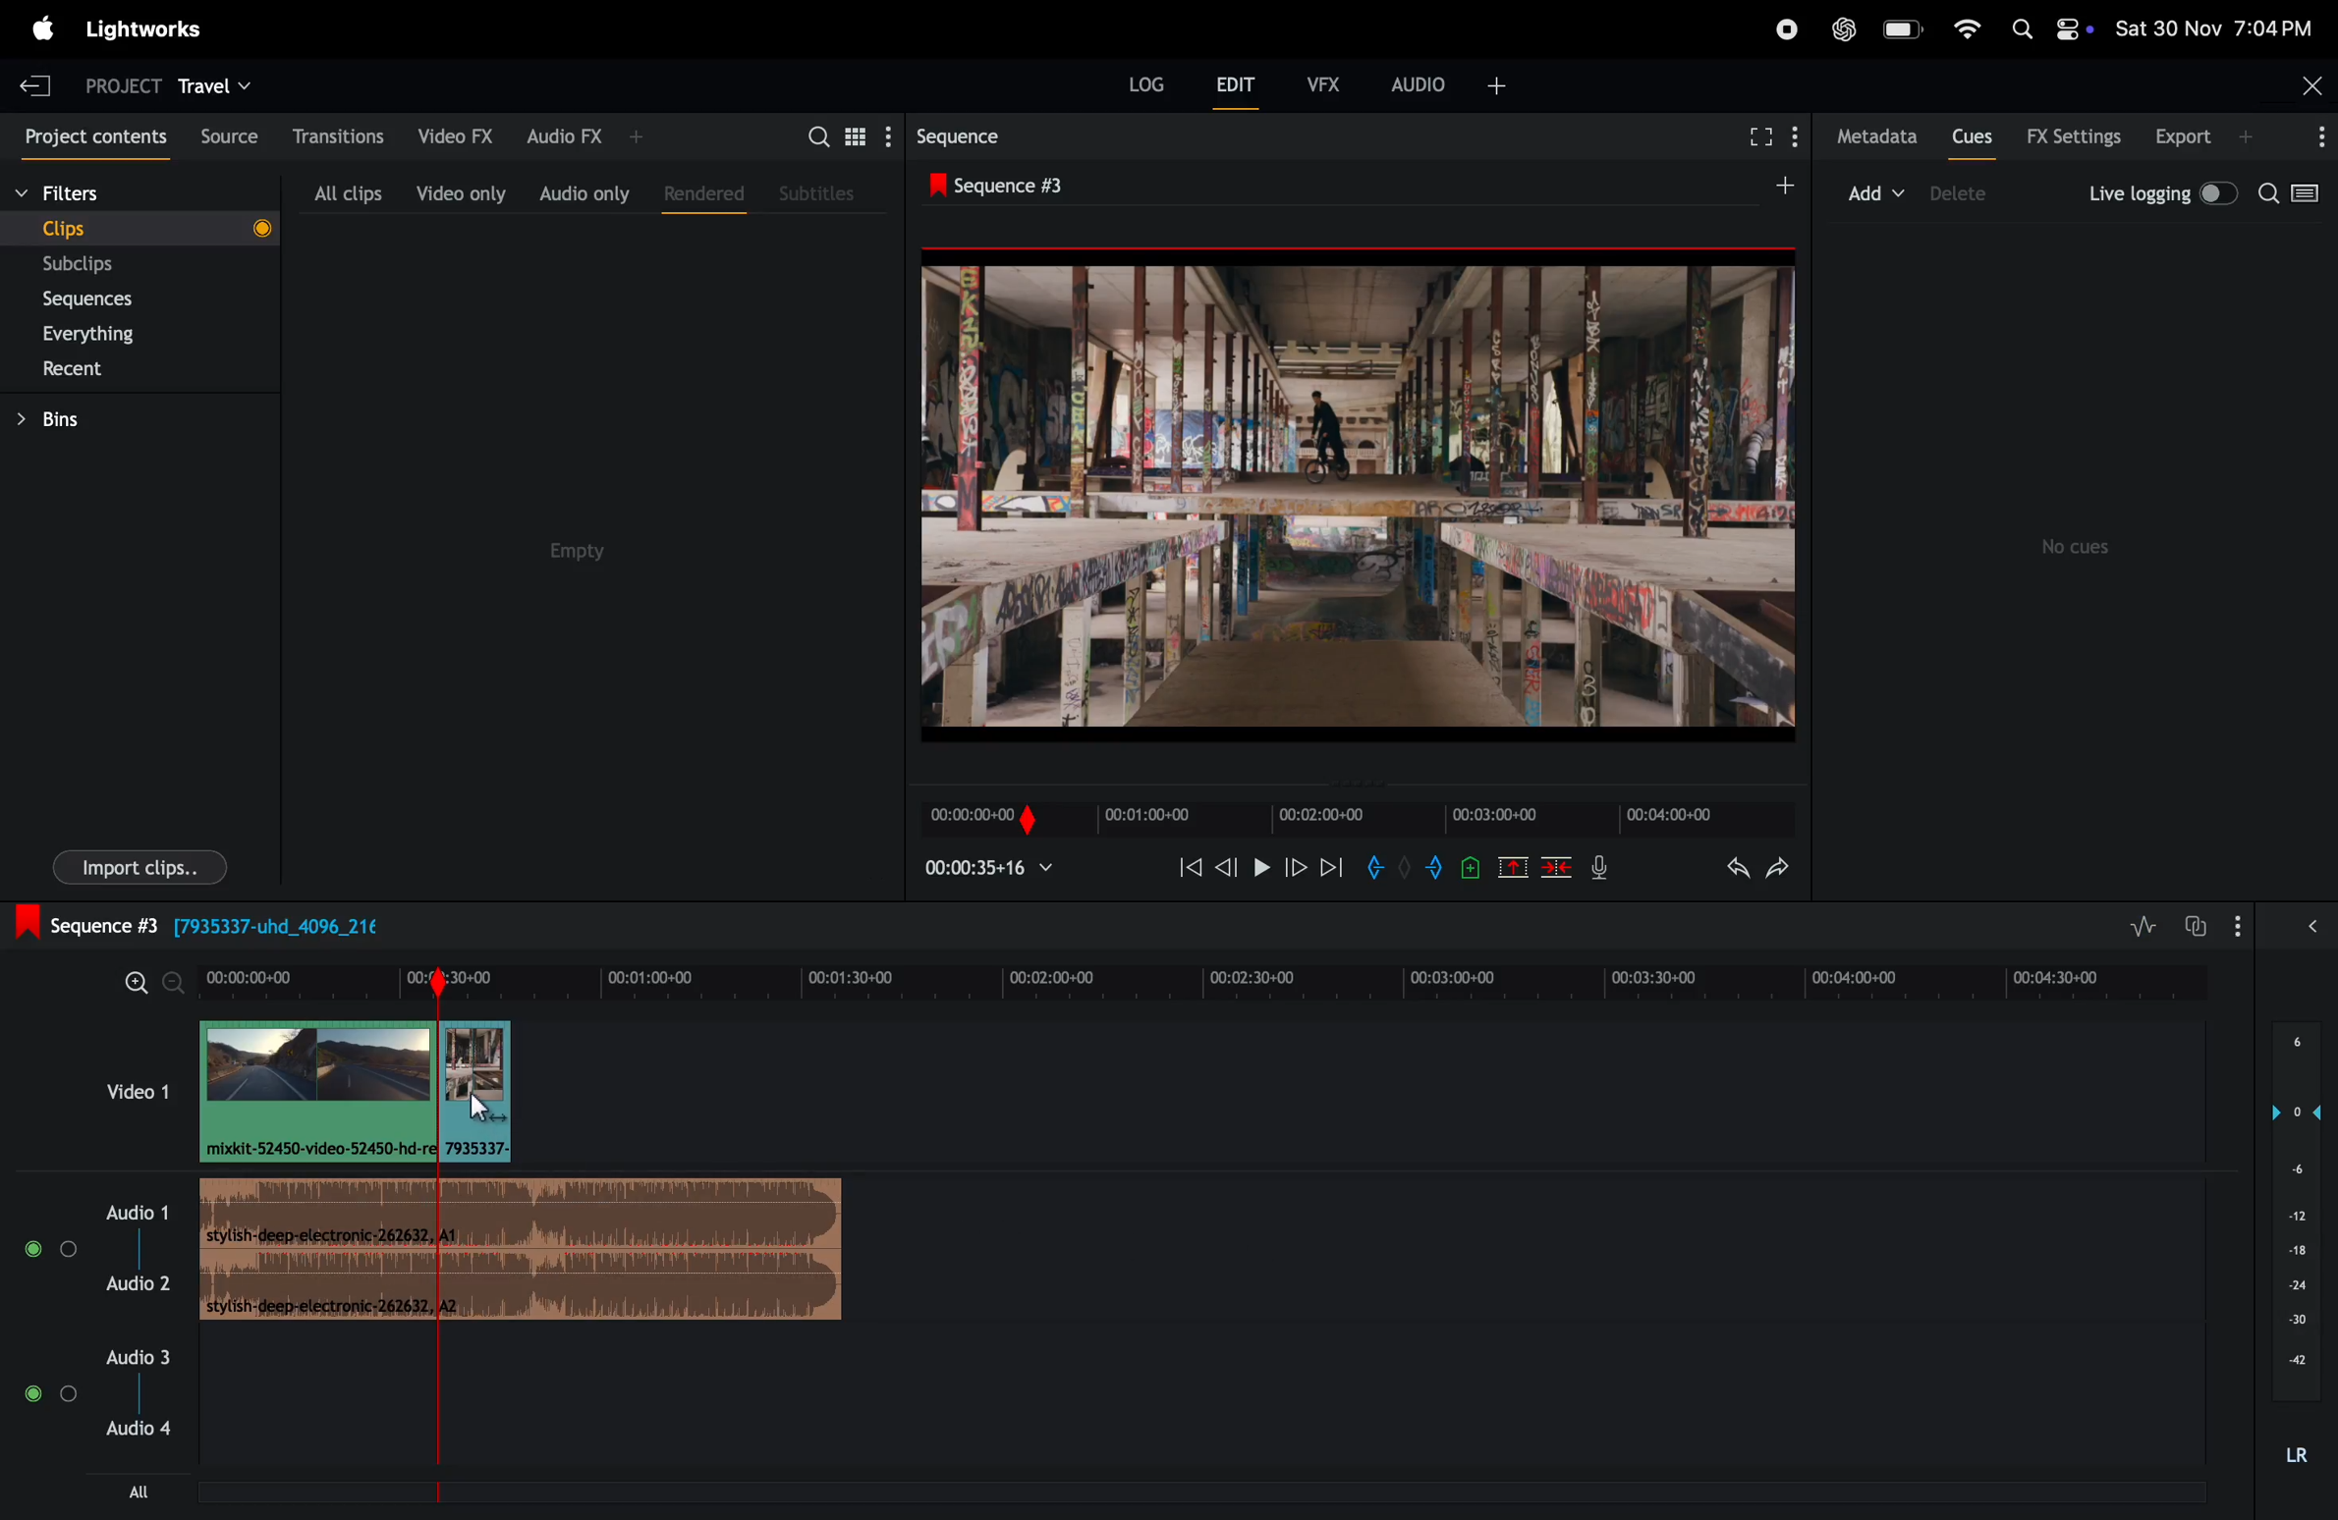 The width and height of the screenshot is (2338, 1520). What do you see at coordinates (347, 188) in the screenshot?
I see `all clips` at bounding box center [347, 188].